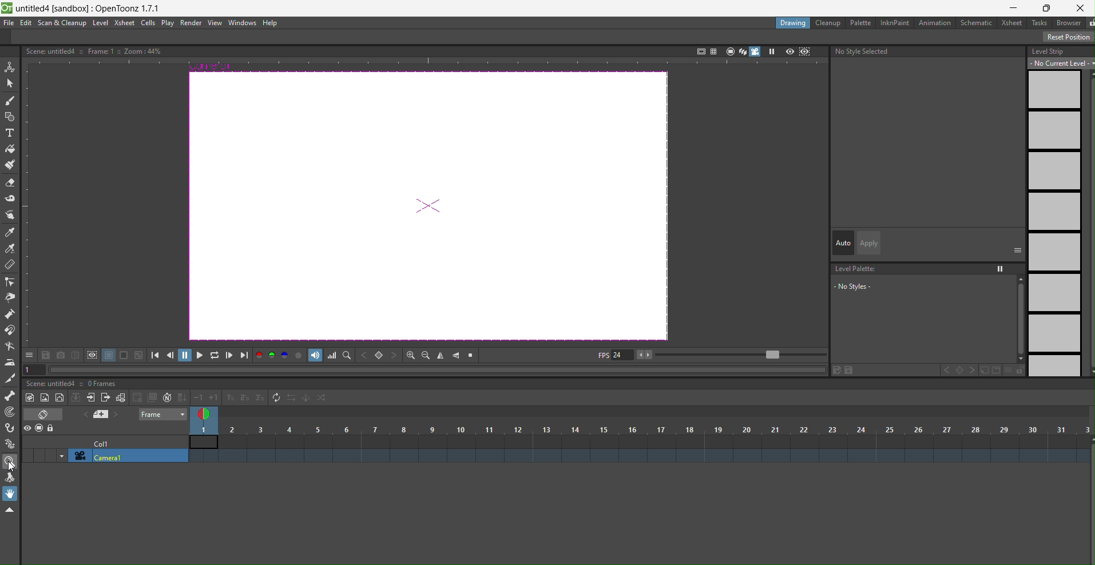 The height and width of the screenshot is (565, 1095). What do you see at coordinates (102, 415) in the screenshot?
I see `icon` at bounding box center [102, 415].